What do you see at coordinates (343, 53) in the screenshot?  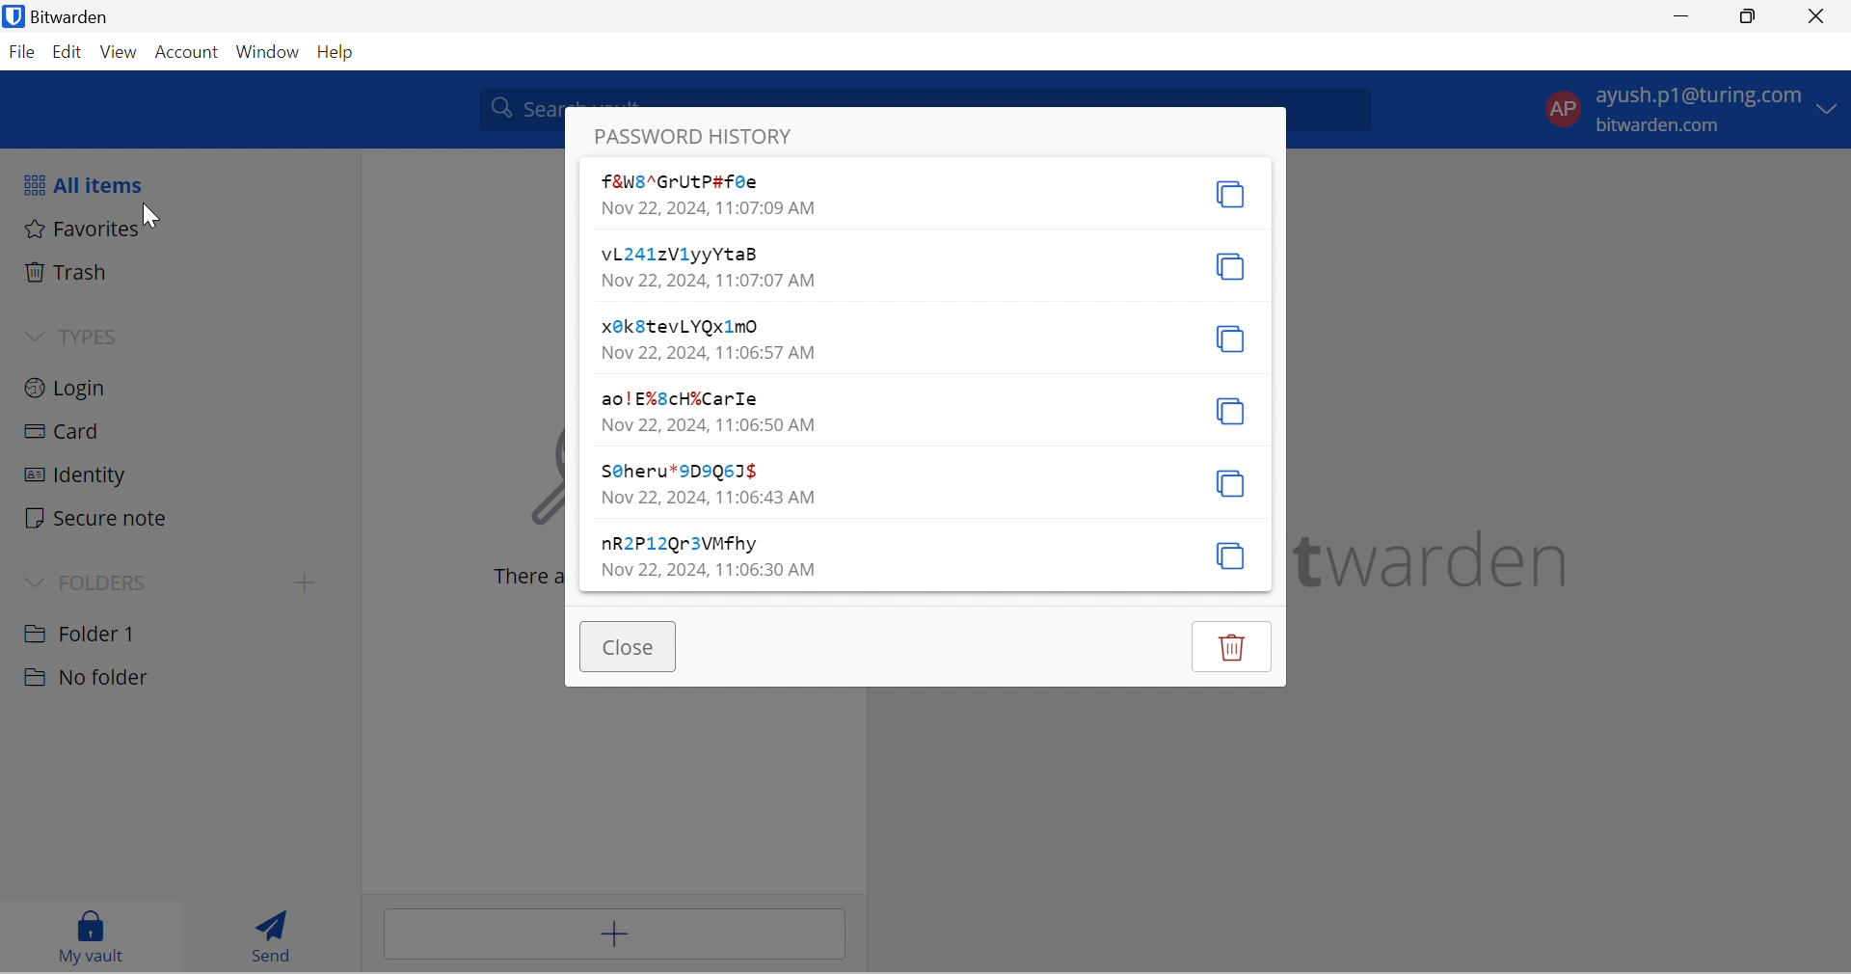 I see `Help` at bounding box center [343, 53].